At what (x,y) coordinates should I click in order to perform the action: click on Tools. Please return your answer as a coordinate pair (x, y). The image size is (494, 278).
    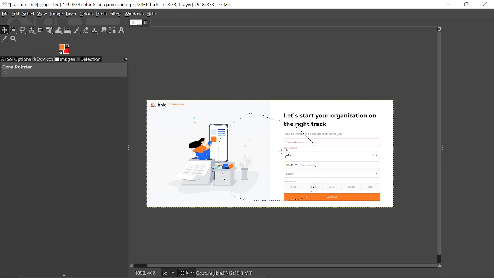
    Looking at the image, I should click on (101, 14).